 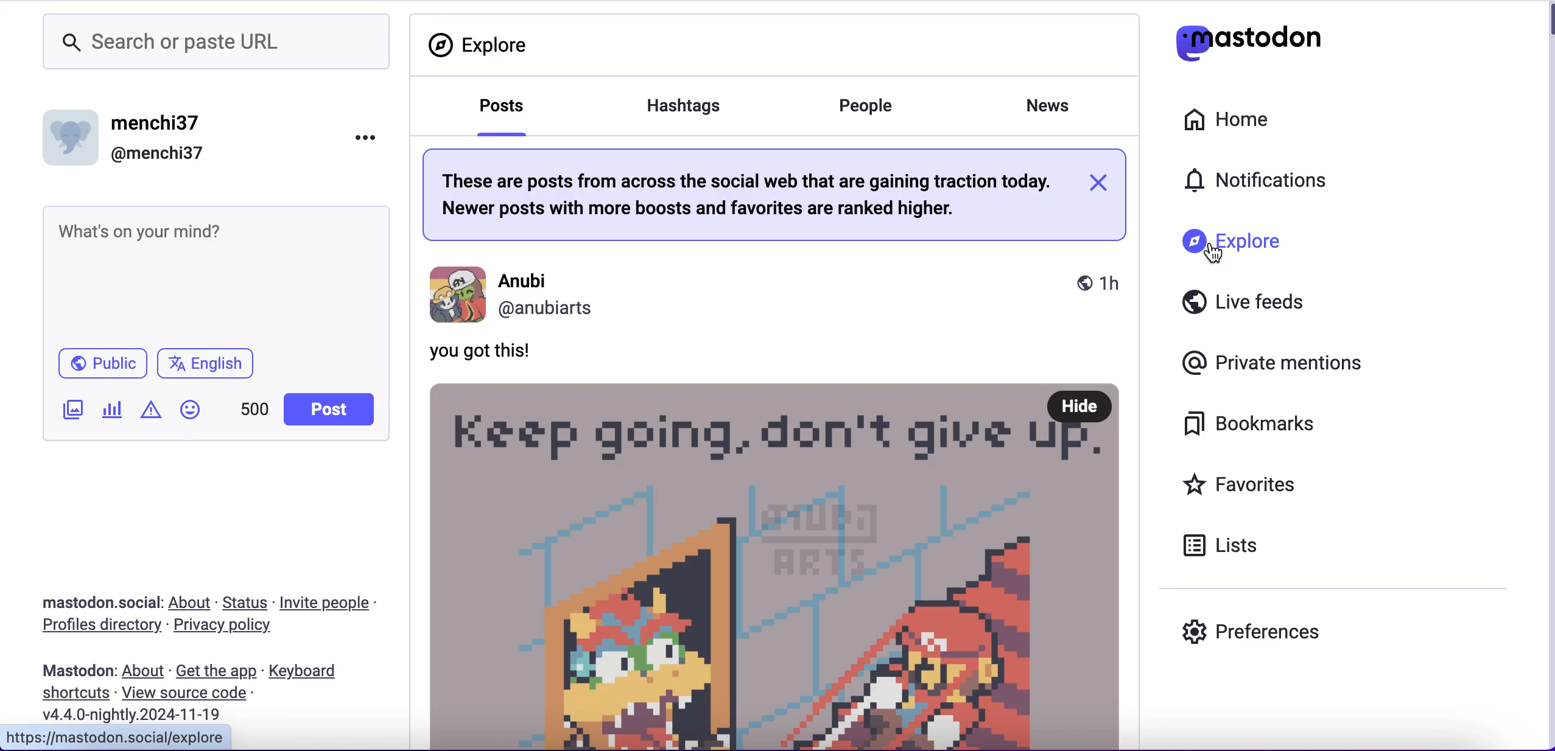 I want to click on mastodon logo, so click(x=1246, y=40).